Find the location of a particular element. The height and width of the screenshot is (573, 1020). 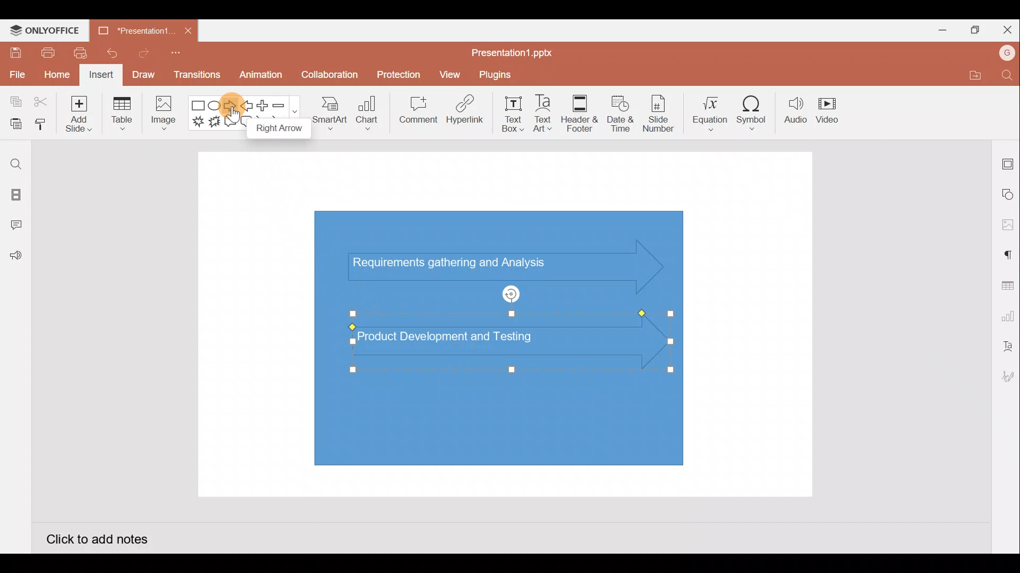

Chart settings is located at coordinates (1006, 314).